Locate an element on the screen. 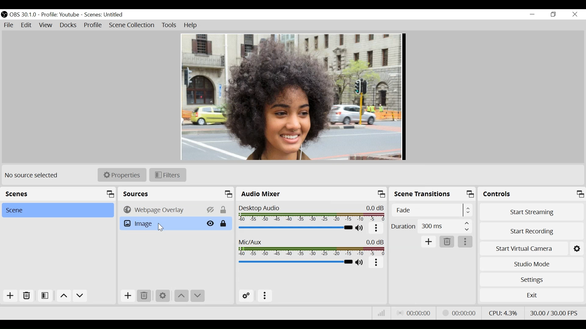 The image size is (586, 329). Control Panel is located at coordinates (532, 194).